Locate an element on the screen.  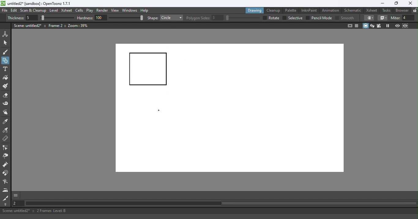
Thickness is located at coordinates (16, 18).